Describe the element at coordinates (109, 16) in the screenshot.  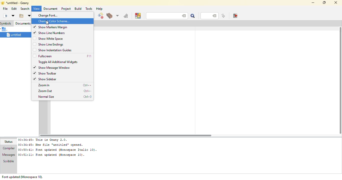
I see `build` at that location.